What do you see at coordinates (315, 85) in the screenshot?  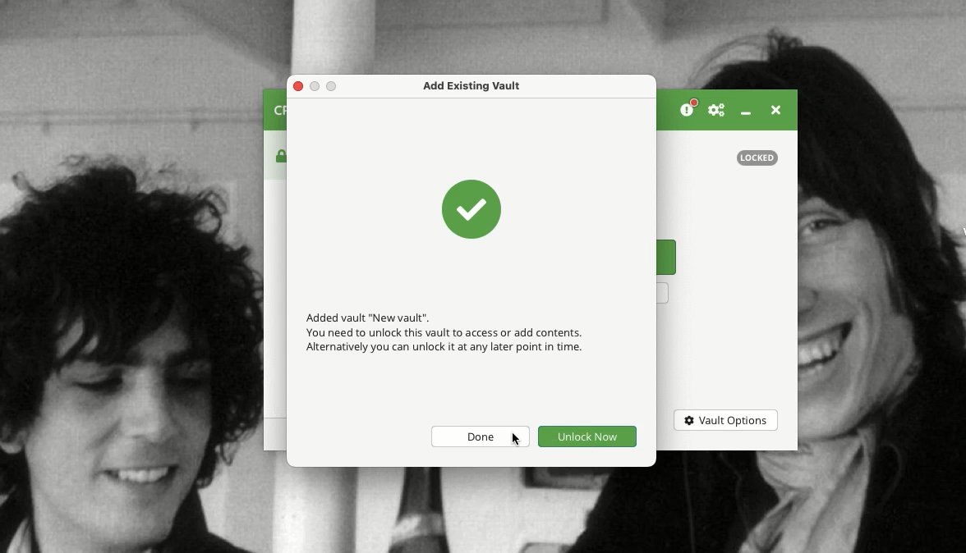 I see `maximize` at bounding box center [315, 85].